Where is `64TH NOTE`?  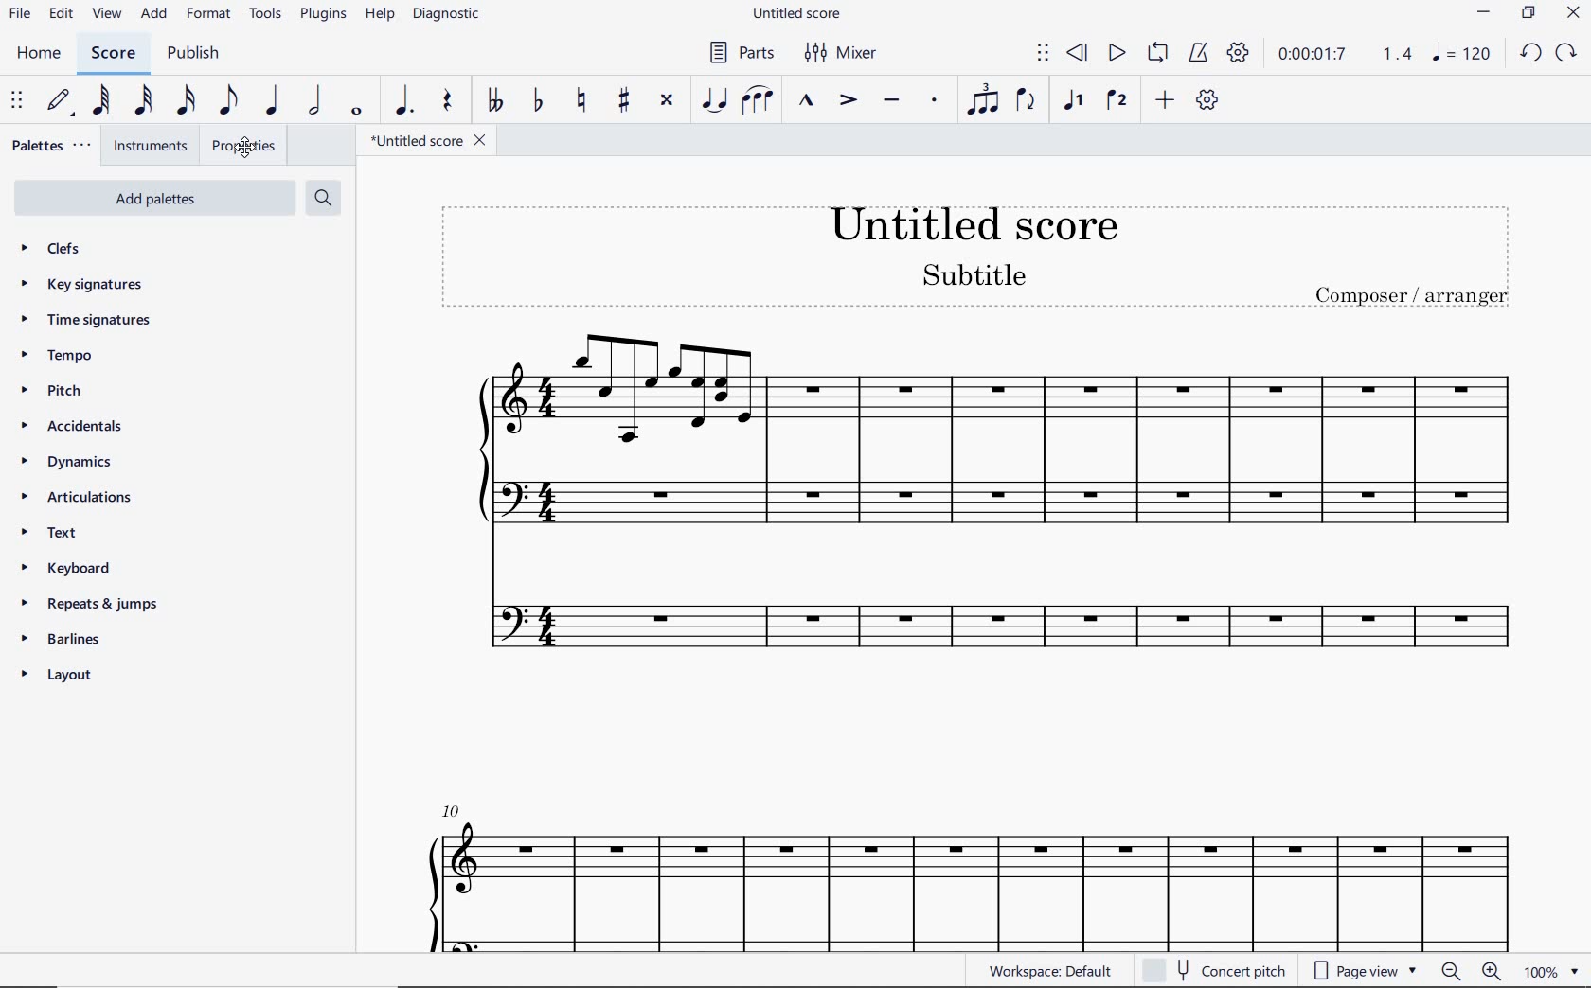
64TH NOTE is located at coordinates (103, 100).